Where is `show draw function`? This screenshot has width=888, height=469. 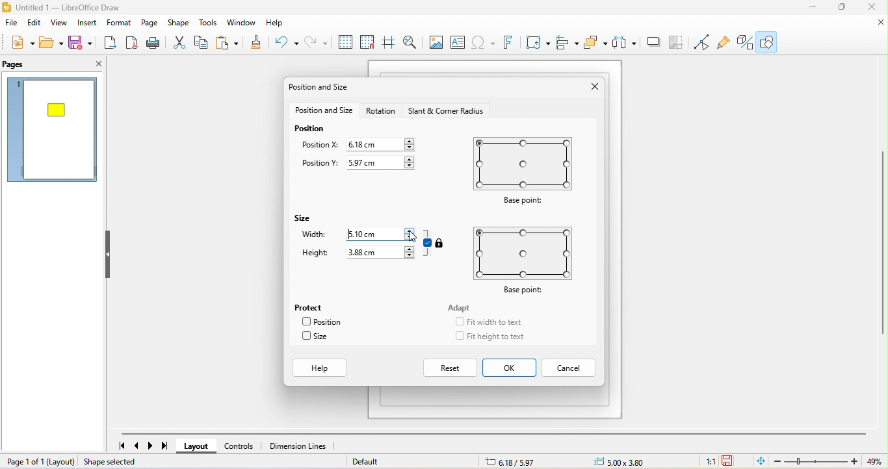 show draw function is located at coordinates (769, 43).